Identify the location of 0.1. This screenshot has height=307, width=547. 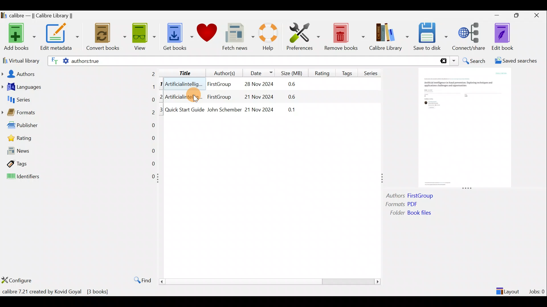
(289, 109).